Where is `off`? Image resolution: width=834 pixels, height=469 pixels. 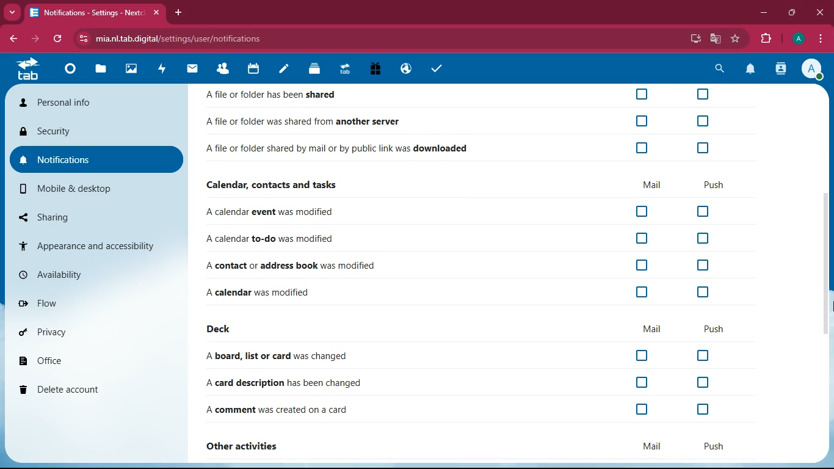
off is located at coordinates (644, 119).